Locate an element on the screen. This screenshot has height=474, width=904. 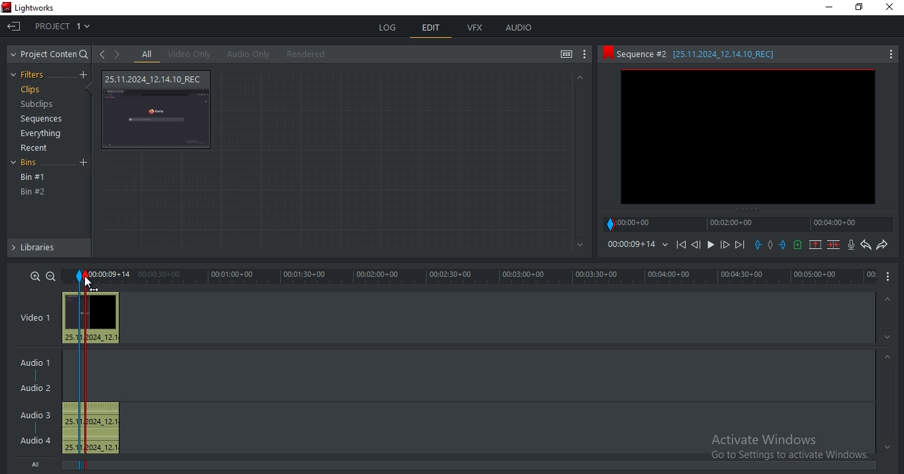
video is located at coordinates (92, 318).